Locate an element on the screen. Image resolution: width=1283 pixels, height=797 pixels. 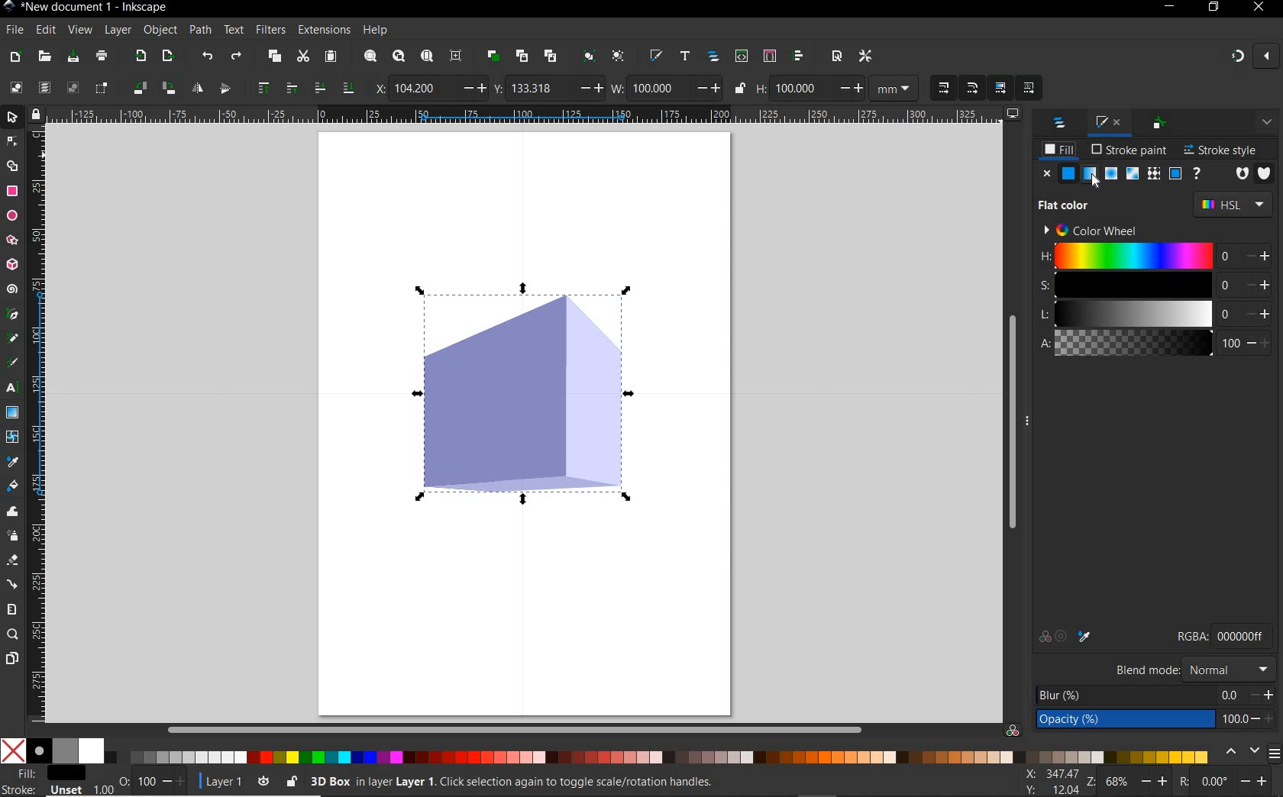
close is located at coordinates (1120, 122).